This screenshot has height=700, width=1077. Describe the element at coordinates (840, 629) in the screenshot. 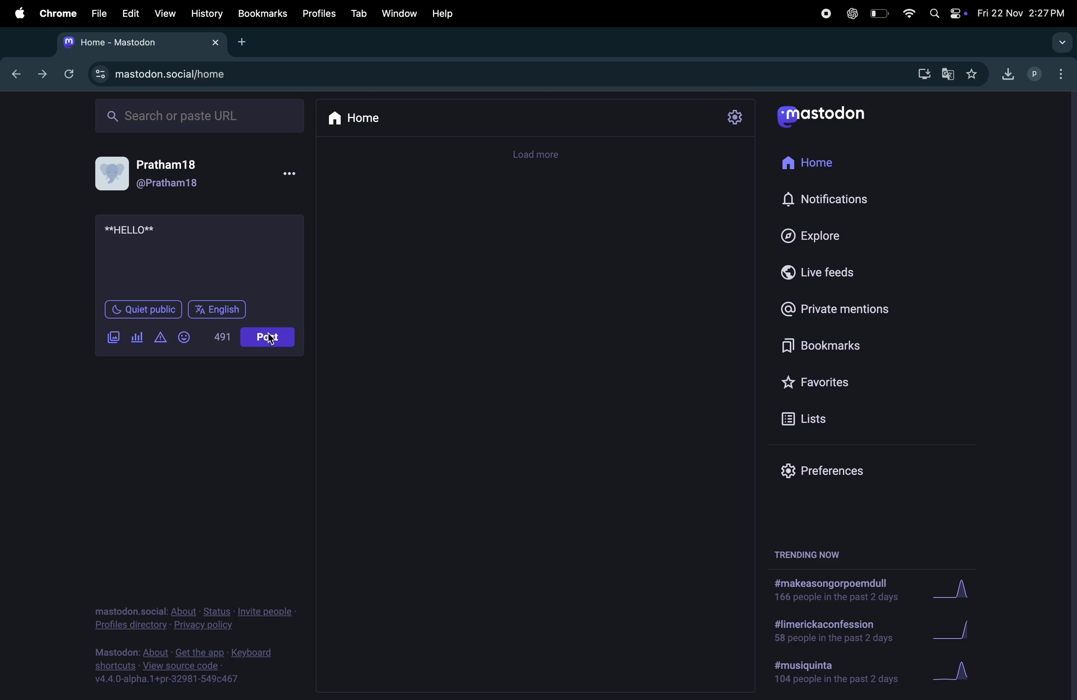

I see `limerick confession` at that location.